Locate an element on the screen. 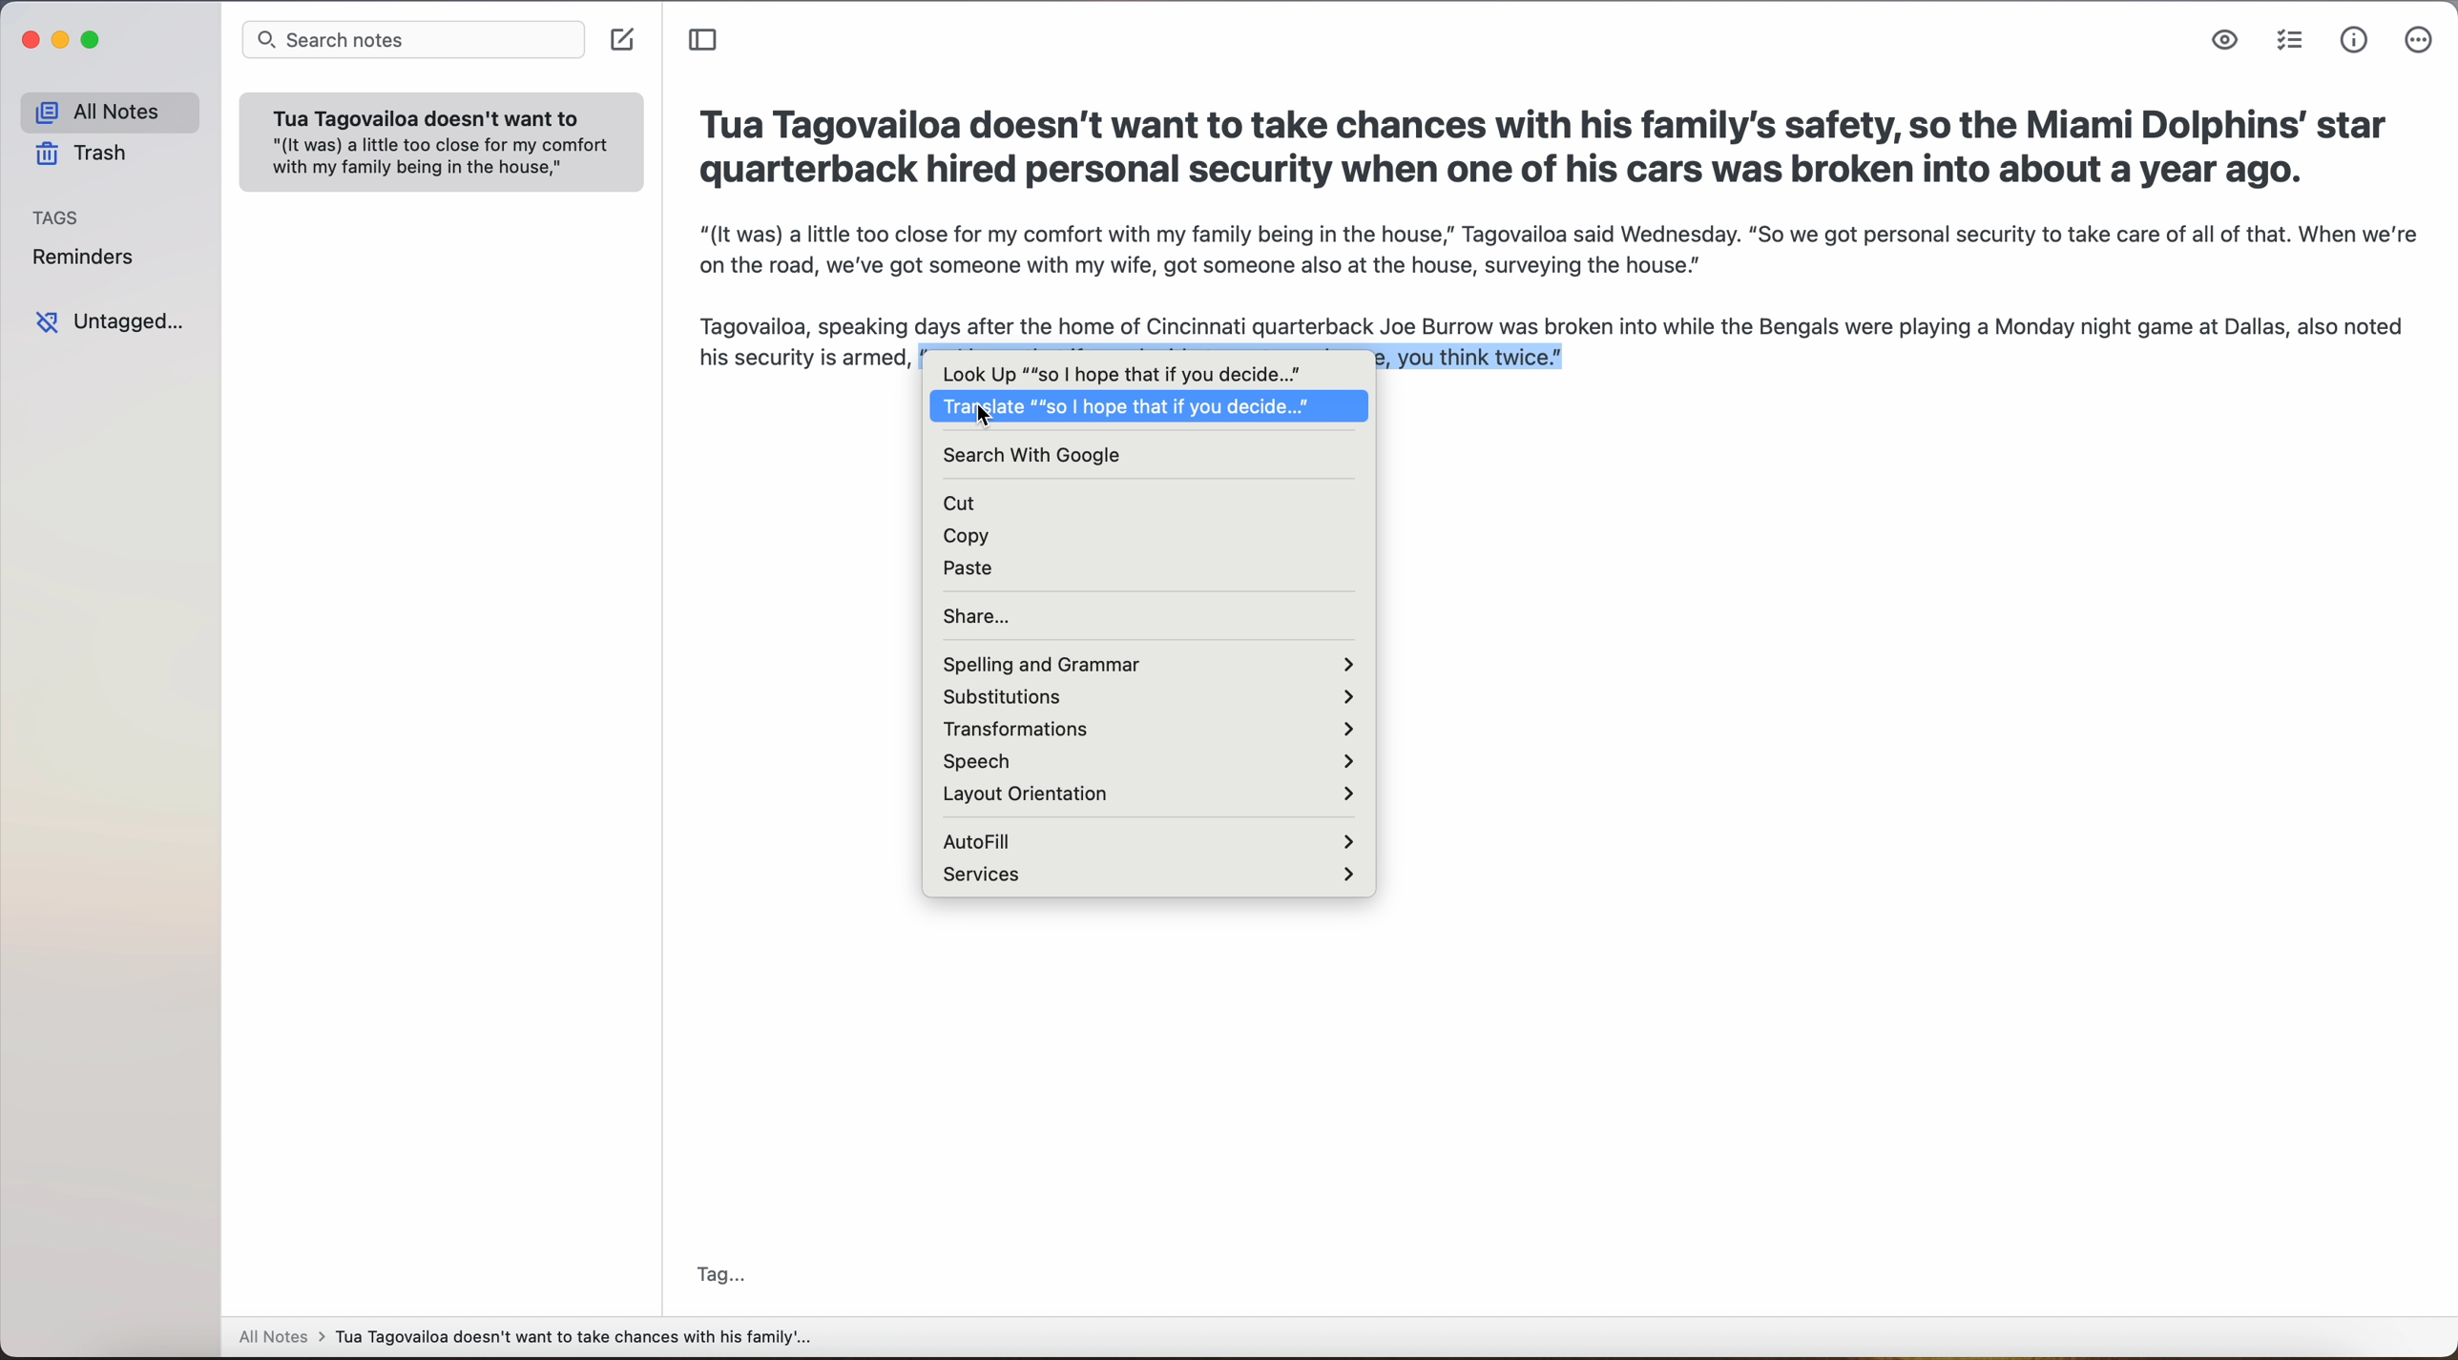 This screenshot has height=1360, width=2458. Tua Tagovailoa doesn't want to take chances with his family's safety, so the Miami Dolphins’ star
quarterback hired personal security when one of his cars was broken into about a year ago. is located at coordinates (1547, 145).